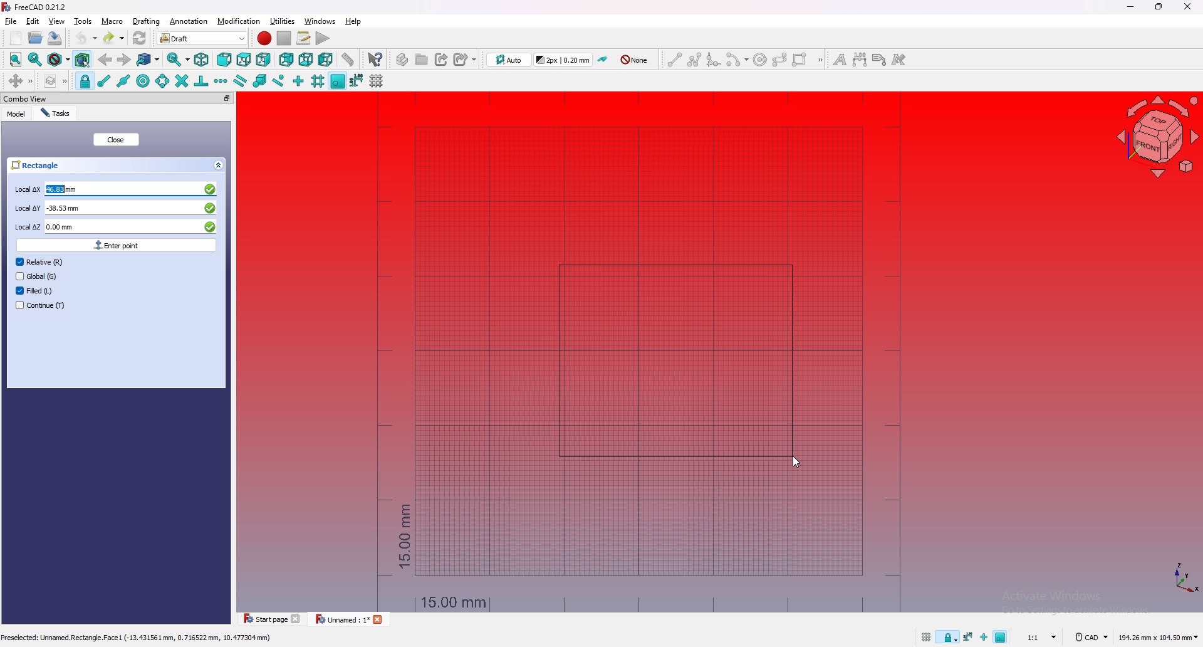 The image size is (1203, 647). Describe the element at coordinates (353, 21) in the screenshot. I see `help` at that location.